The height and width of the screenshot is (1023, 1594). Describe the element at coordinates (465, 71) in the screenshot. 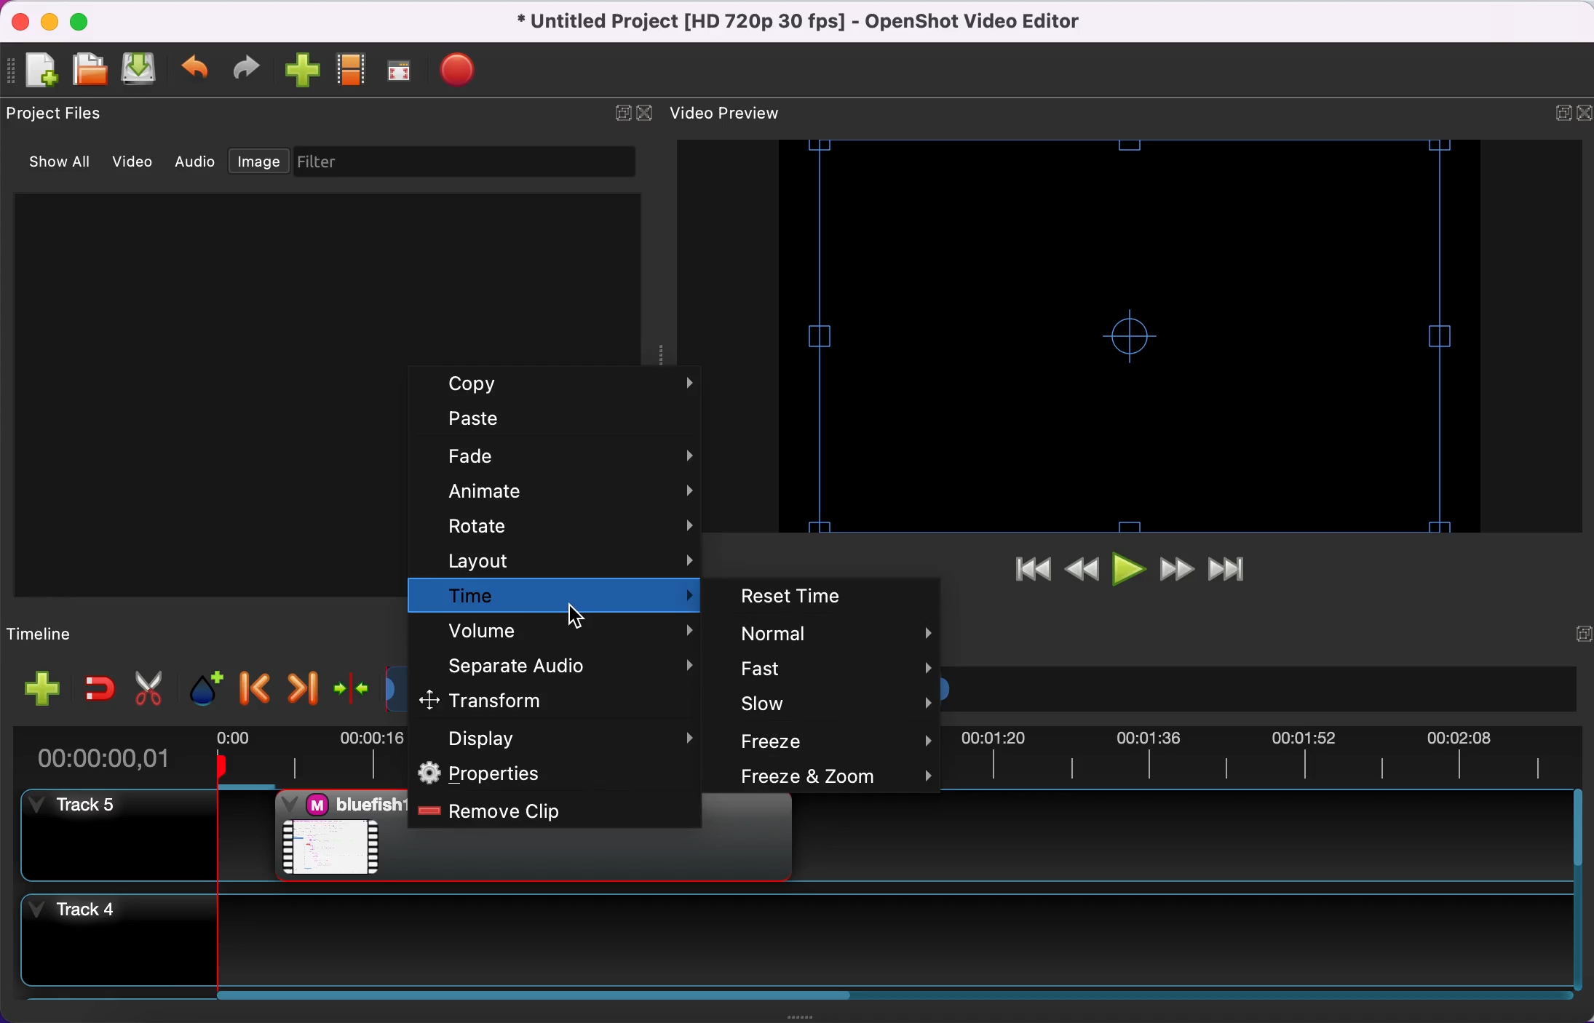

I see `export video` at that location.